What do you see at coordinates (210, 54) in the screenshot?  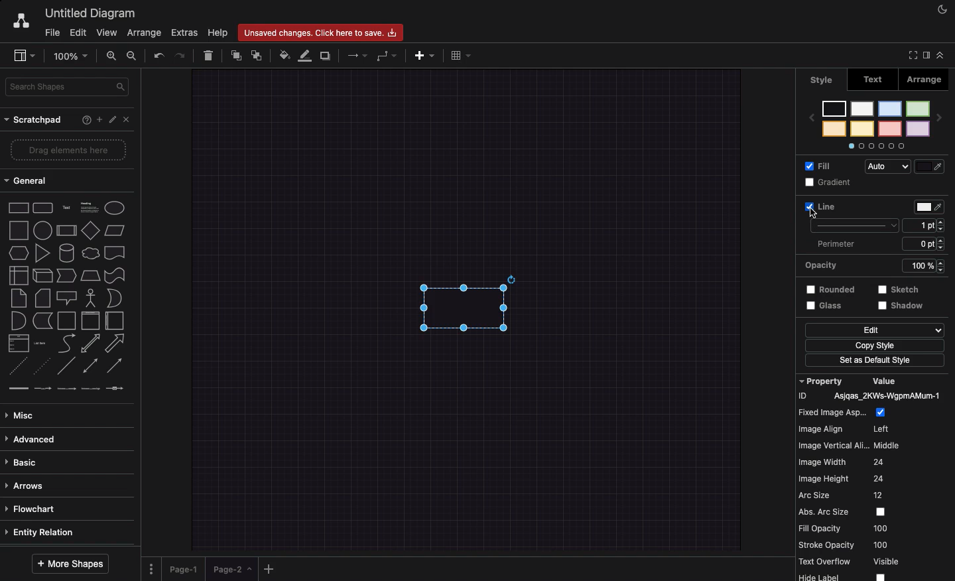 I see `Delete` at bounding box center [210, 54].